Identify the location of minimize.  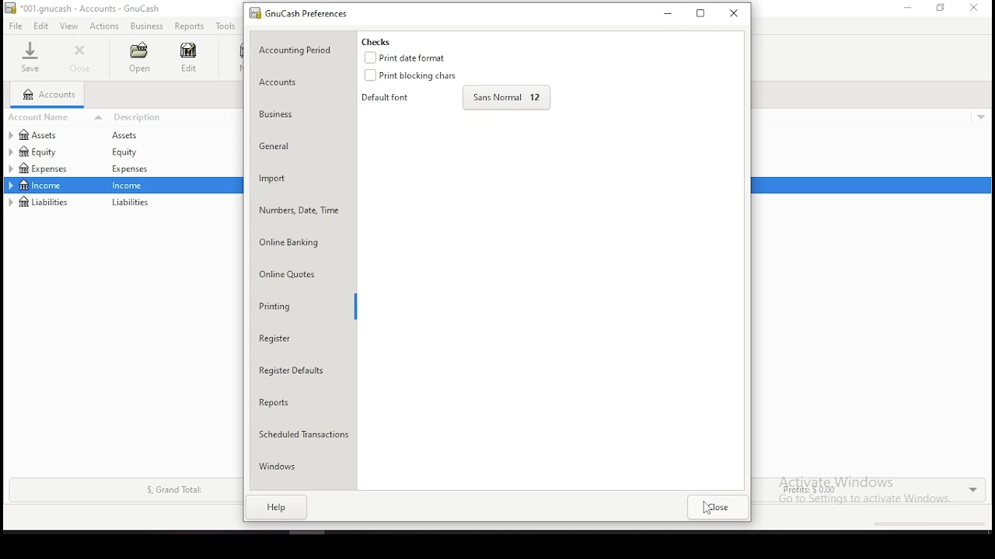
(906, 8).